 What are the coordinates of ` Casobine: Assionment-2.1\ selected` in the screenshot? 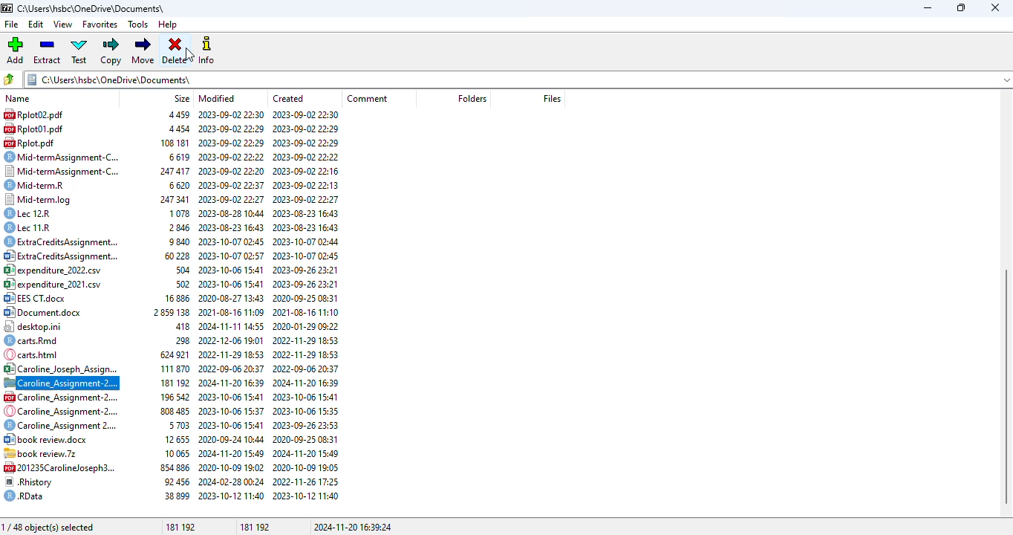 It's located at (62, 383).